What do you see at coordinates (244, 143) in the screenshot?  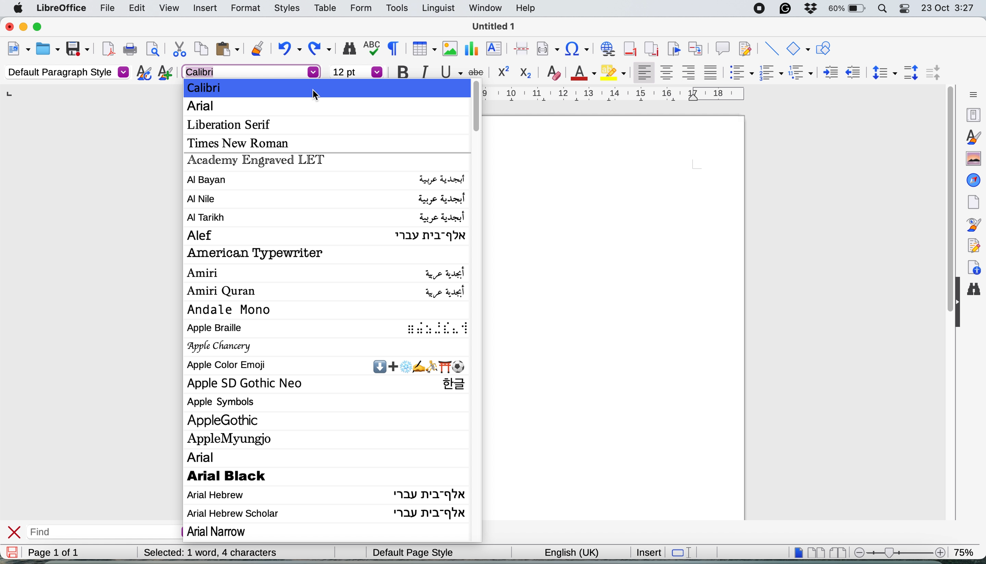 I see `times new roman` at bounding box center [244, 143].